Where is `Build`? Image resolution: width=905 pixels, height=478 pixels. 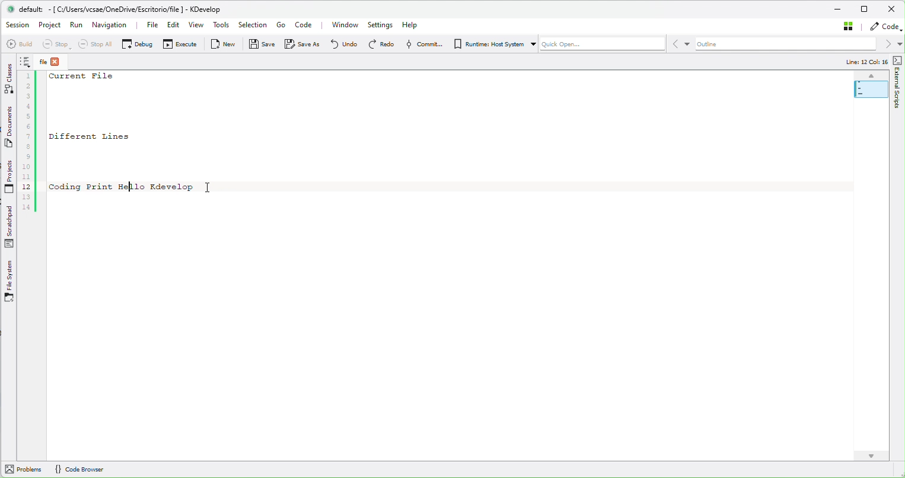 Build is located at coordinates (19, 43).